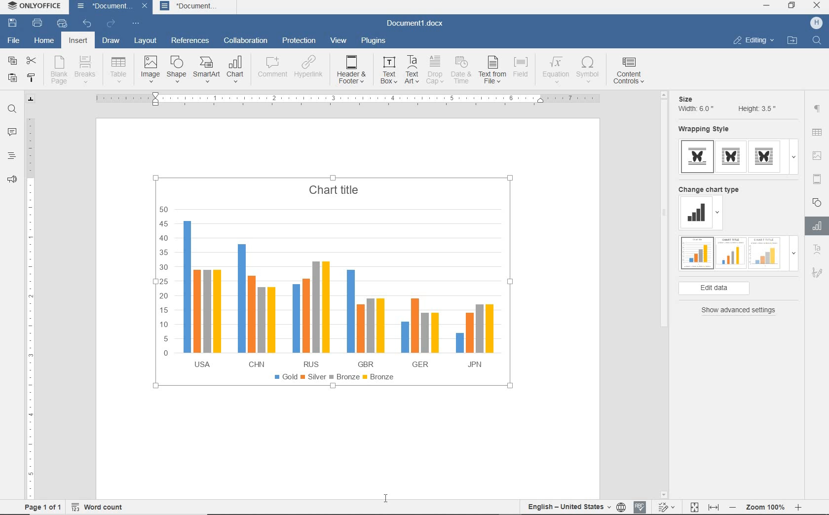 The height and width of the screenshot is (515, 829). What do you see at coordinates (44, 42) in the screenshot?
I see `home` at bounding box center [44, 42].